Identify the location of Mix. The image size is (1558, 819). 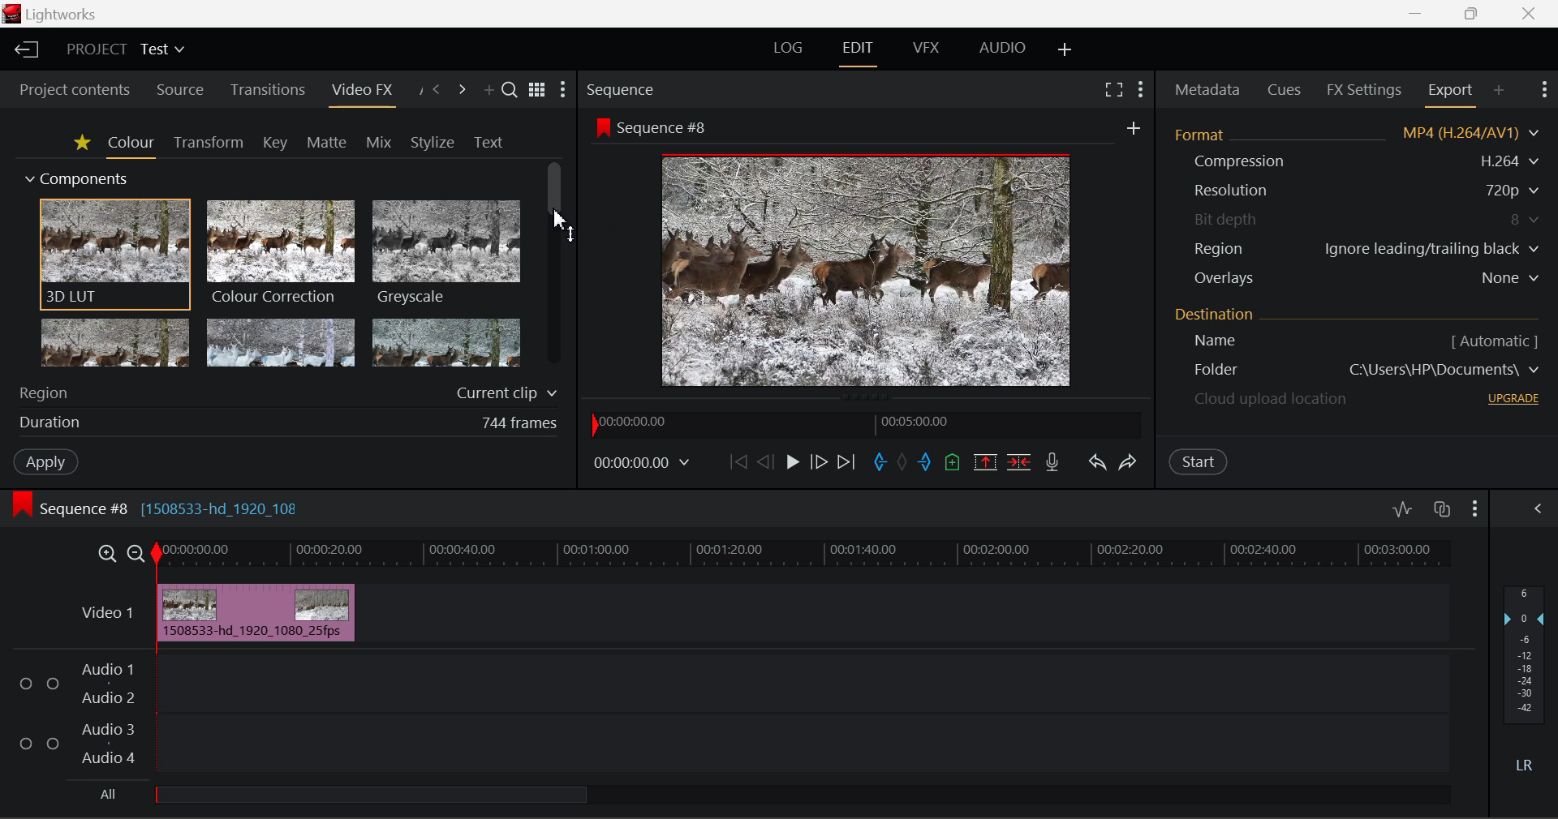
(380, 139).